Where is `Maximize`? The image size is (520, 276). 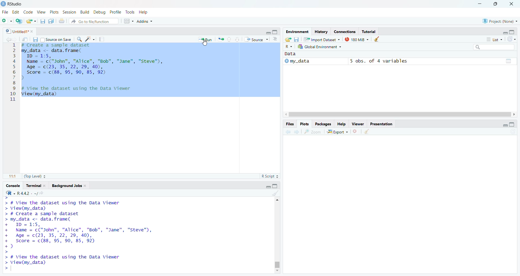 Maximize is located at coordinates (512, 32).